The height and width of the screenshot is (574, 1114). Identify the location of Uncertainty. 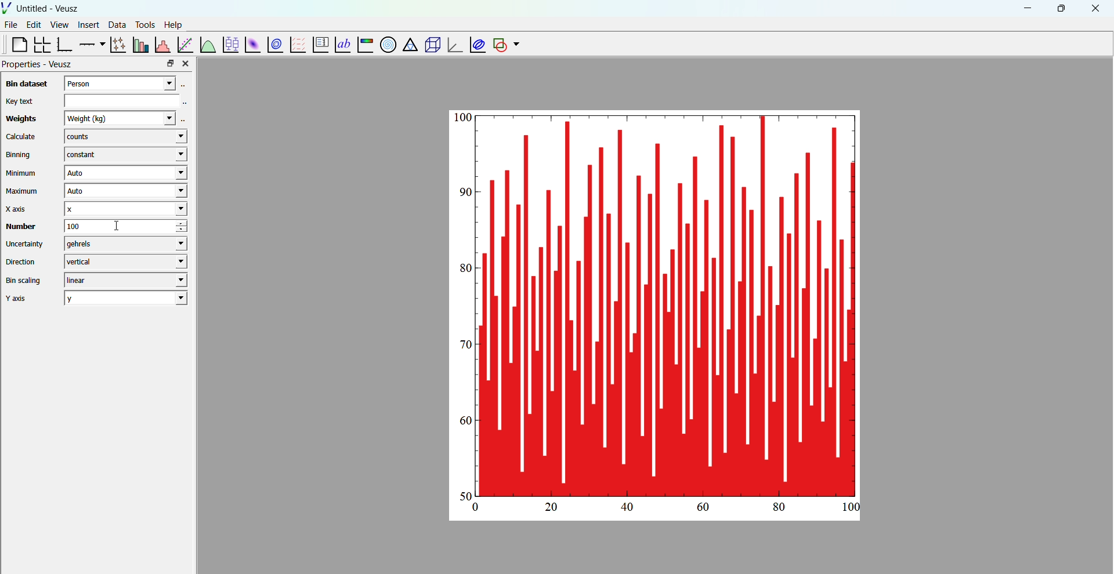
(26, 244).